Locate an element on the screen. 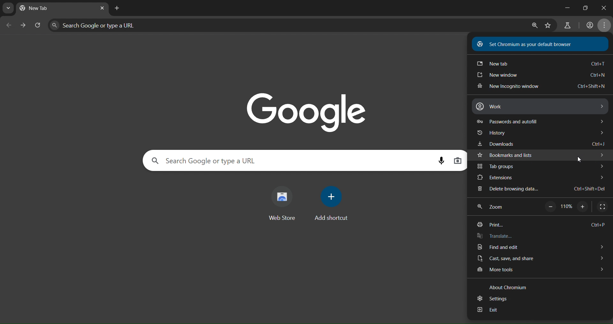 The height and width of the screenshot is (324, 613). downloads is located at coordinates (541, 143).